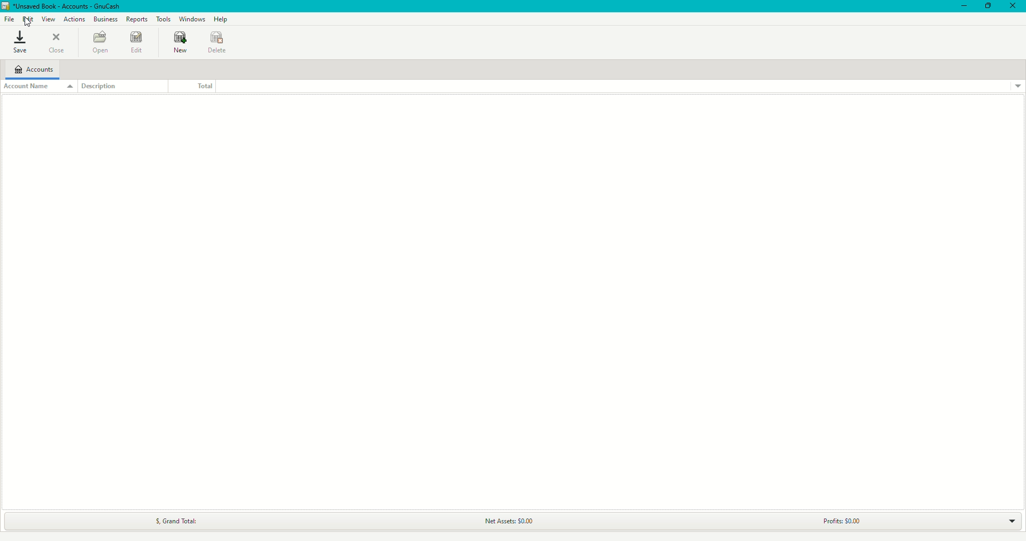 The image size is (1026, 541). I want to click on Windows, so click(194, 19).